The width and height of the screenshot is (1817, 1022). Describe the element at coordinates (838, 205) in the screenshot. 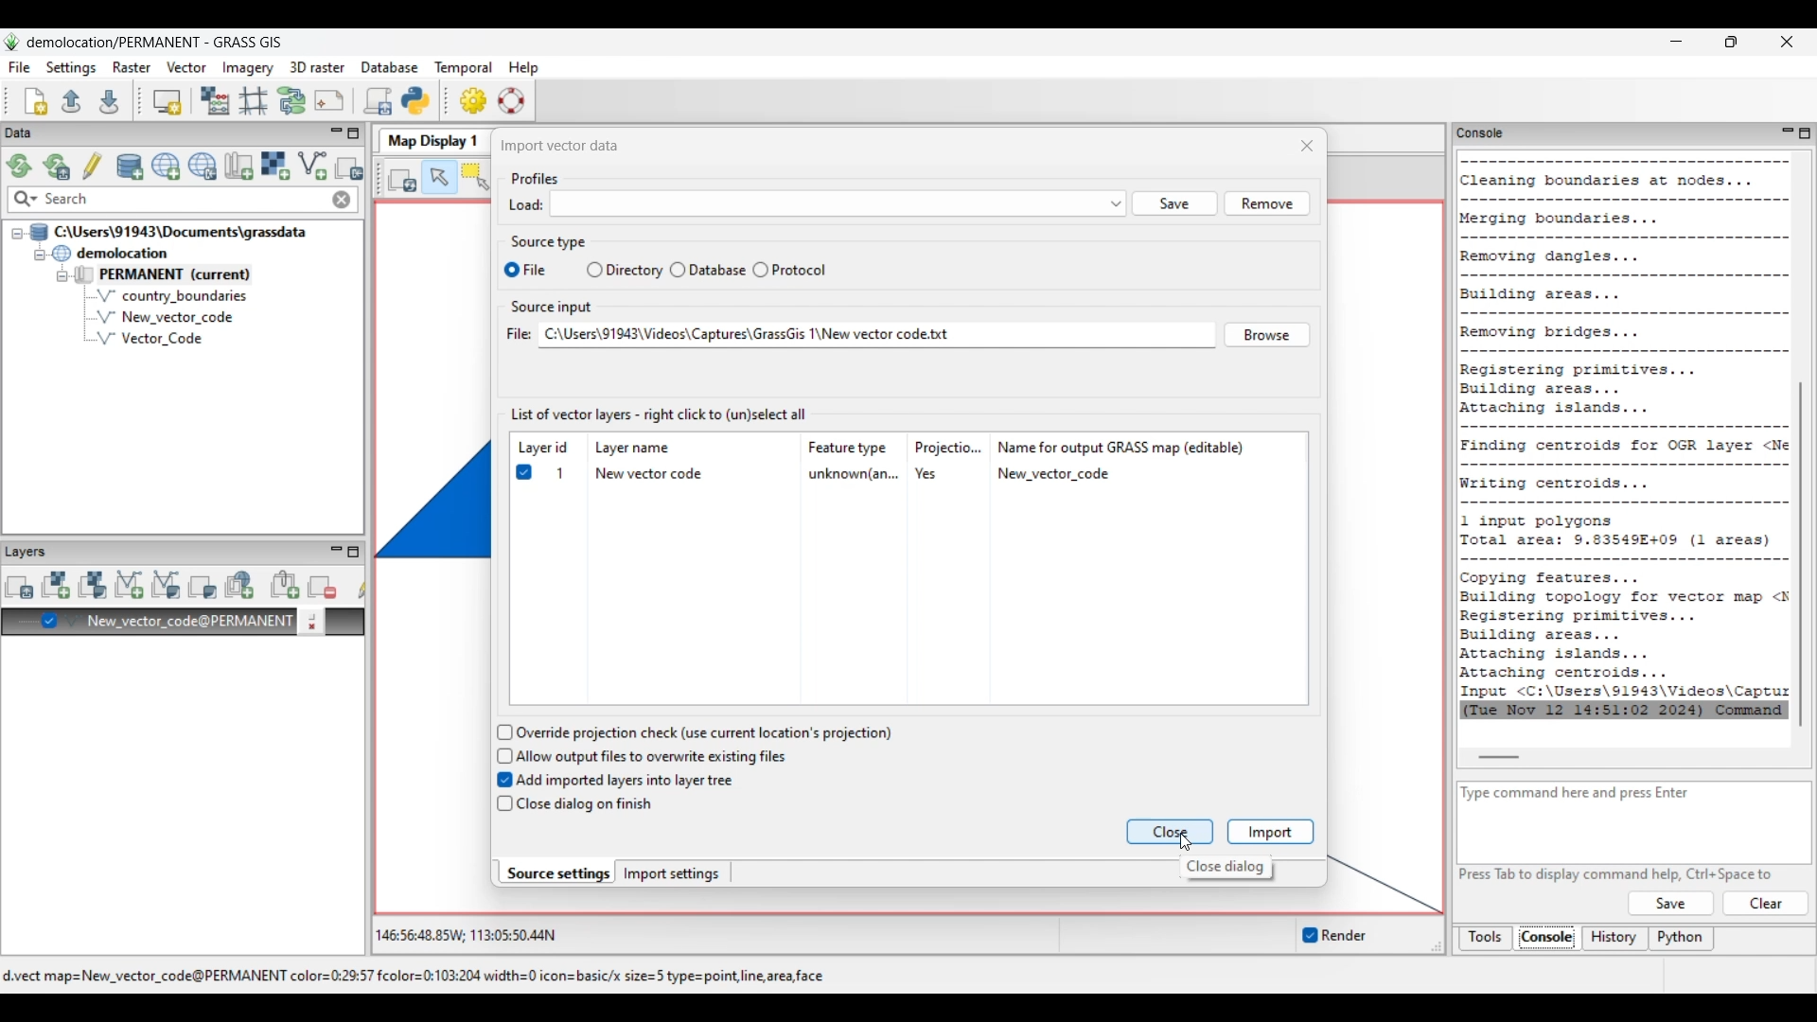

I see `menu` at that location.